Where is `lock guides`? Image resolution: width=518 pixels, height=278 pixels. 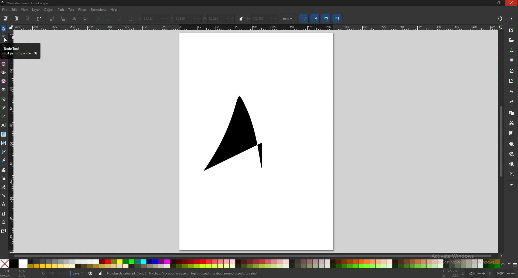 lock guides is located at coordinates (11, 27).